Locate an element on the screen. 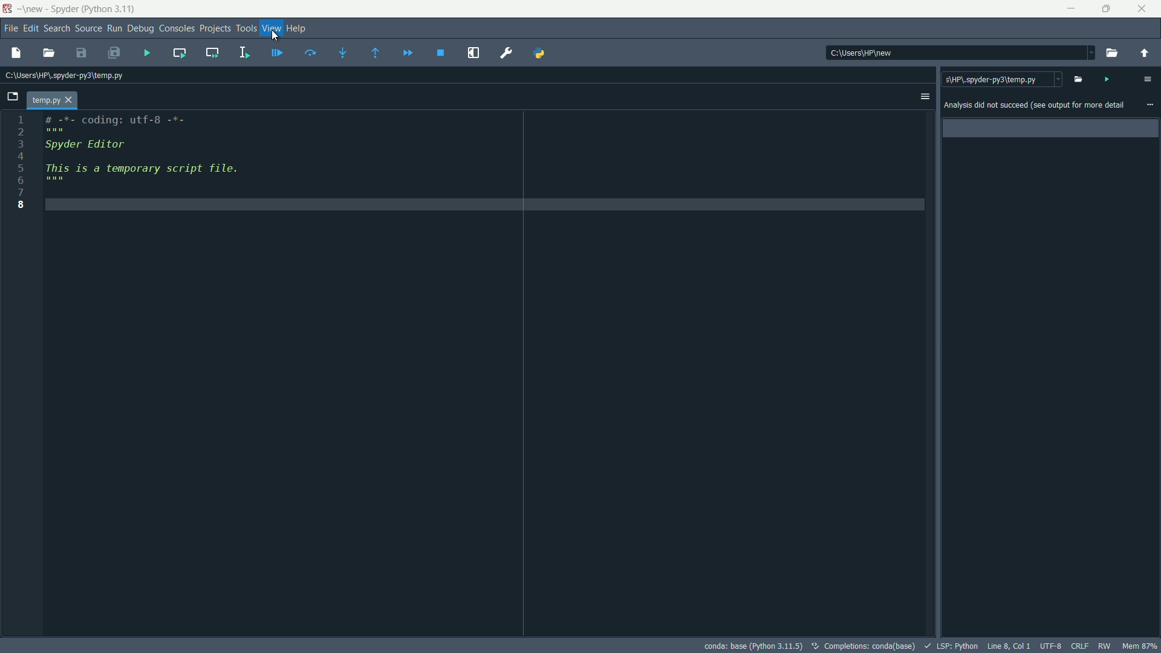 The image size is (1161, 653). tools menu is located at coordinates (246, 30).